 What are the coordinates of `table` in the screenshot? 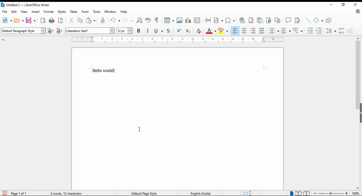 It's located at (74, 11).